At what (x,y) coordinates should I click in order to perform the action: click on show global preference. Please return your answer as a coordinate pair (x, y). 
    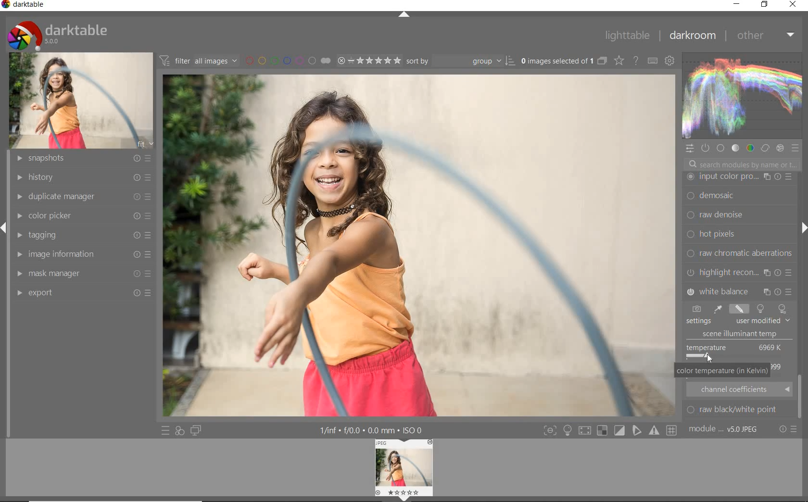
    Looking at the image, I should click on (670, 62).